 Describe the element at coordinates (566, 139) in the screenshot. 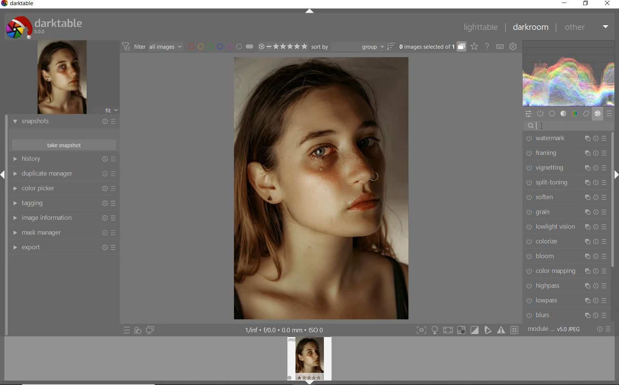

I see `watermark` at that location.